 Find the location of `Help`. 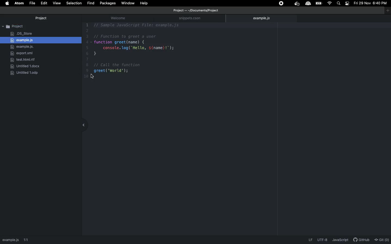

Help is located at coordinates (144, 3).